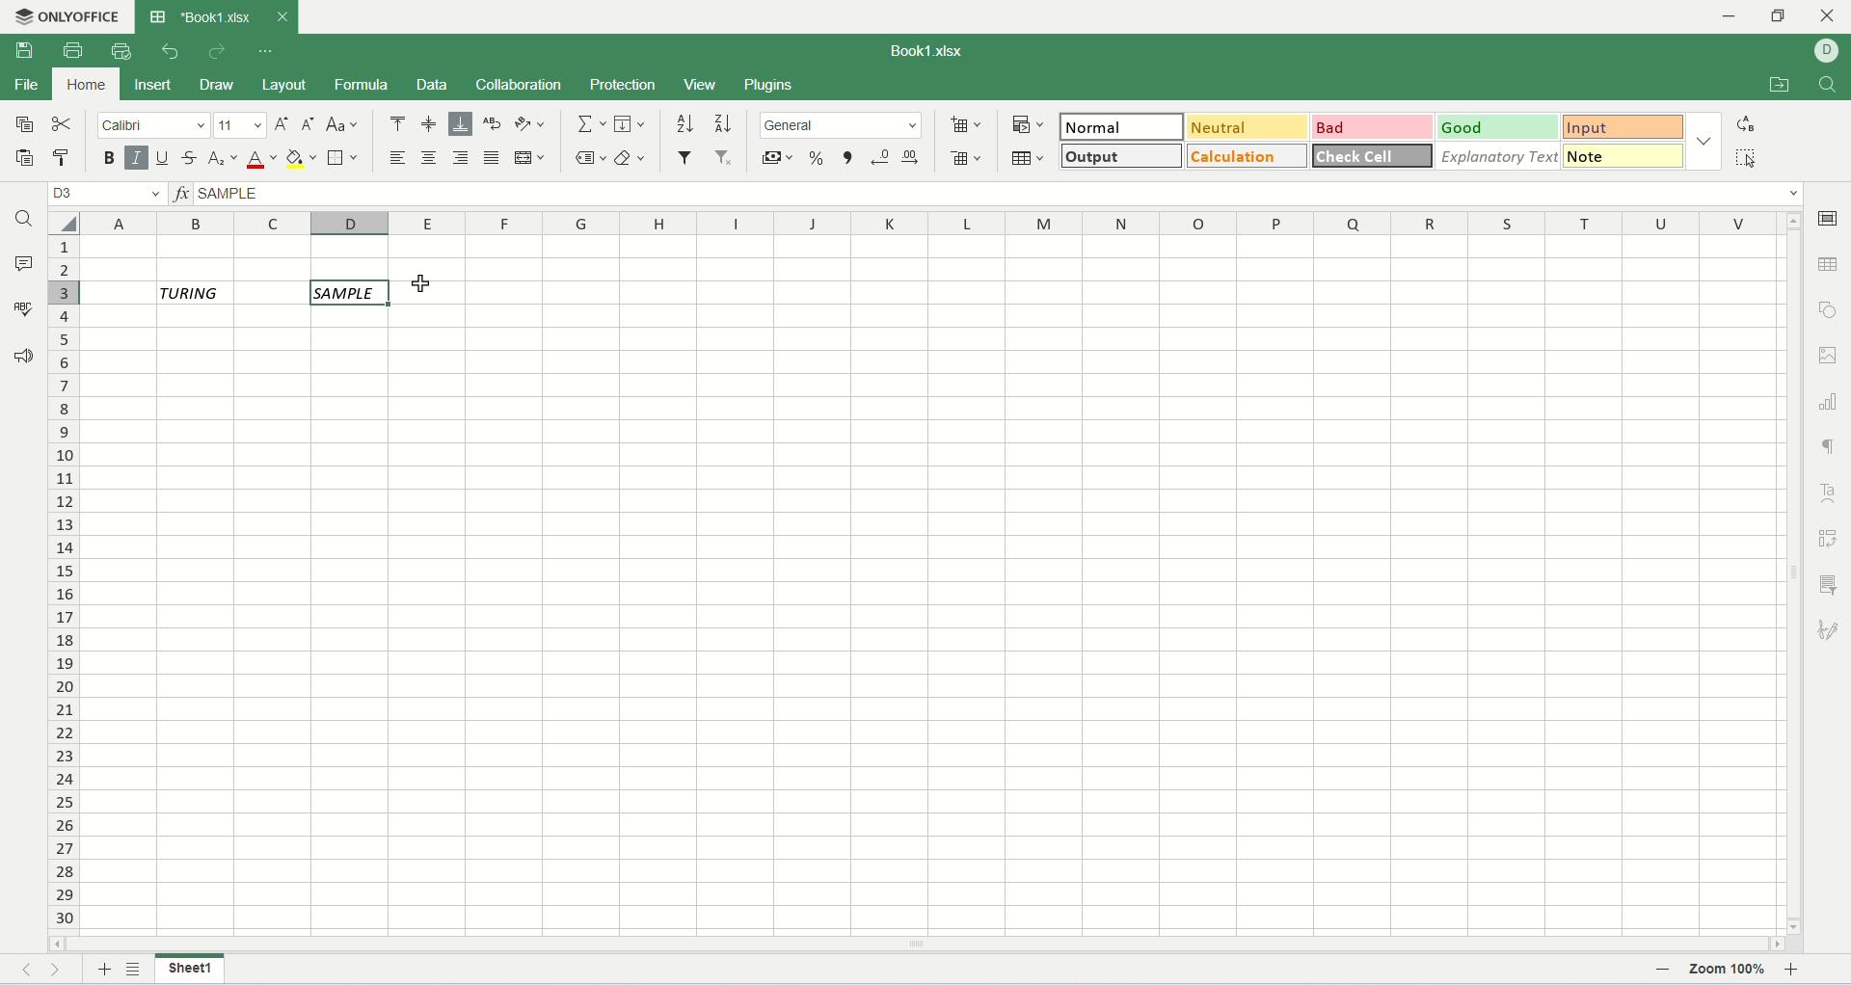  I want to click on check cell, so click(1374, 153).